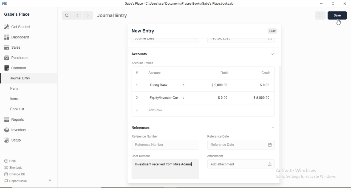  I want to click on Calendar, so click(270, 145).